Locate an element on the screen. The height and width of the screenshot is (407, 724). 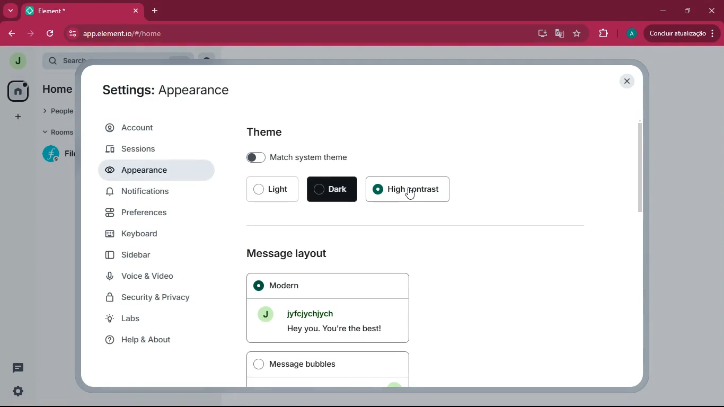
minimize is located at coordinates (660, 10).